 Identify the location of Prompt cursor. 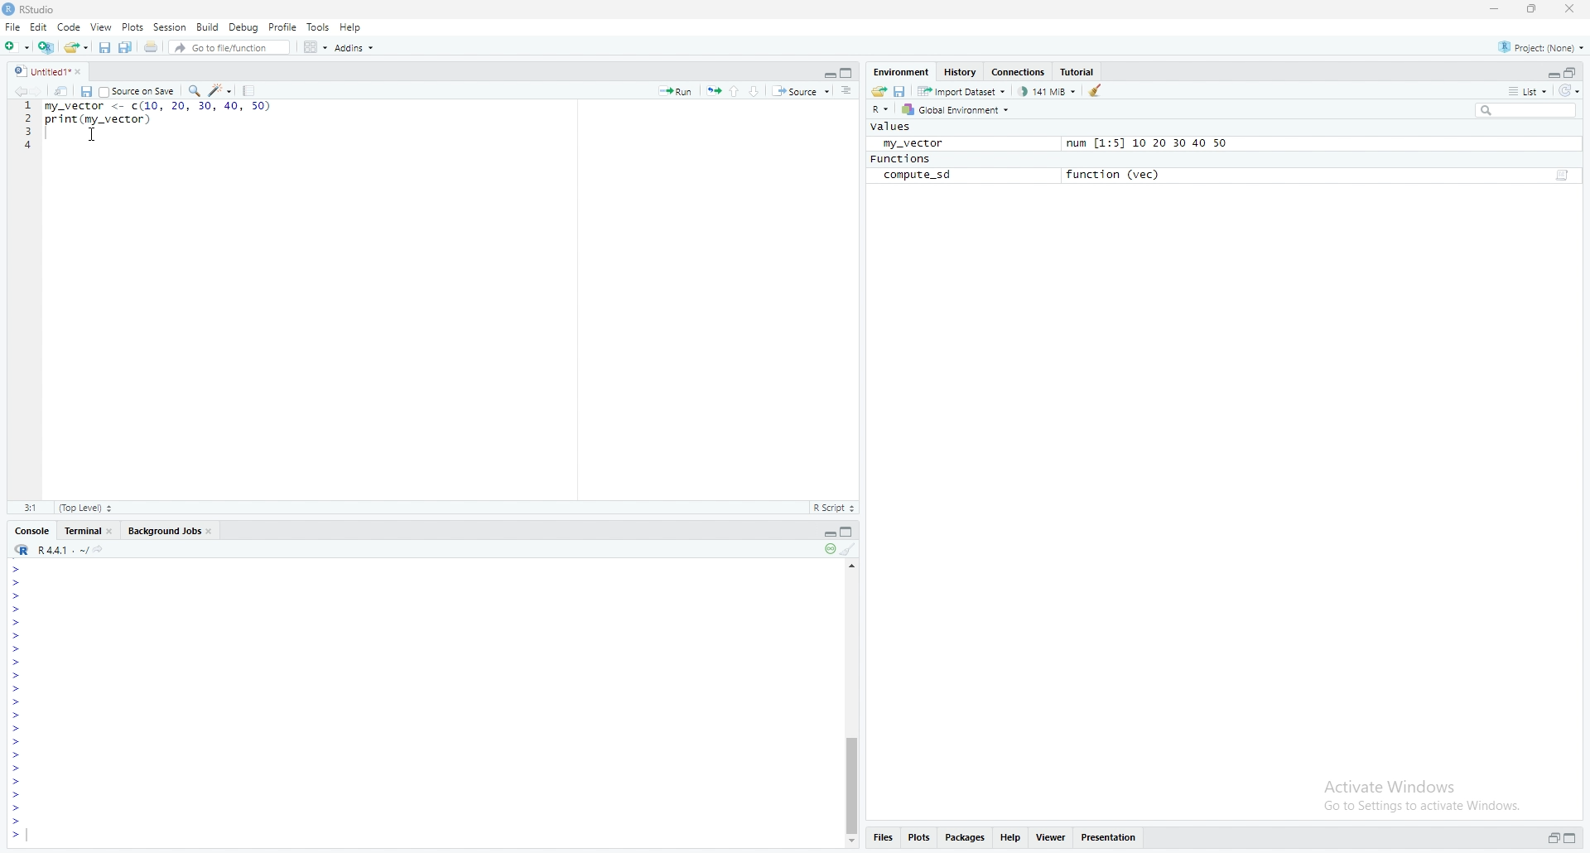
(17, 582).